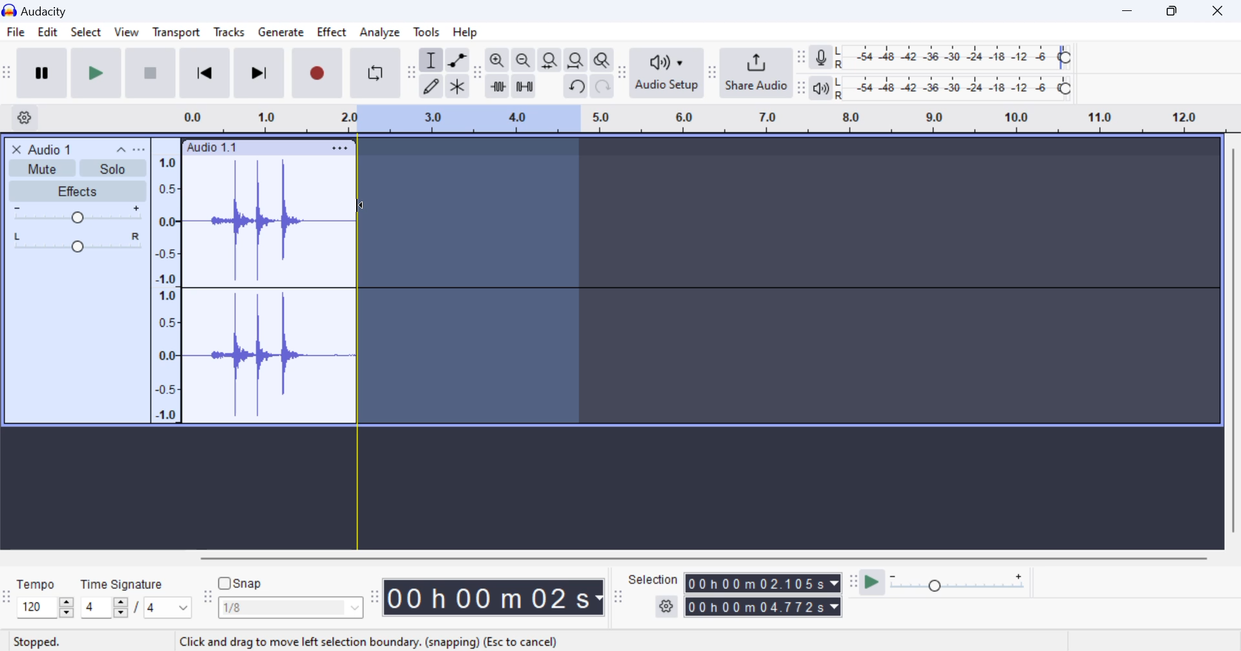 This screenshot has height=651, width=1241. Describe the element at coordinates (37, 583) in the screenshot. I see `Tempo ` at that location.